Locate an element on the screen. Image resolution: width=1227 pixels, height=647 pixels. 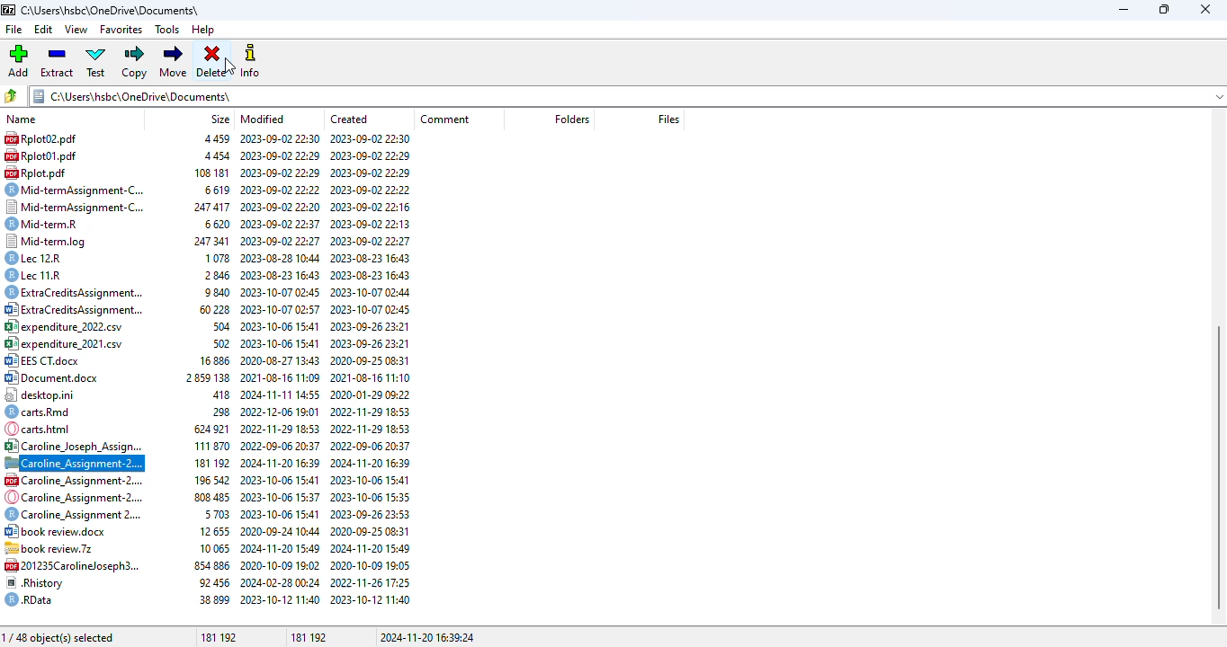
2023-10-07 02:44 is located at coordinates (371, 291).